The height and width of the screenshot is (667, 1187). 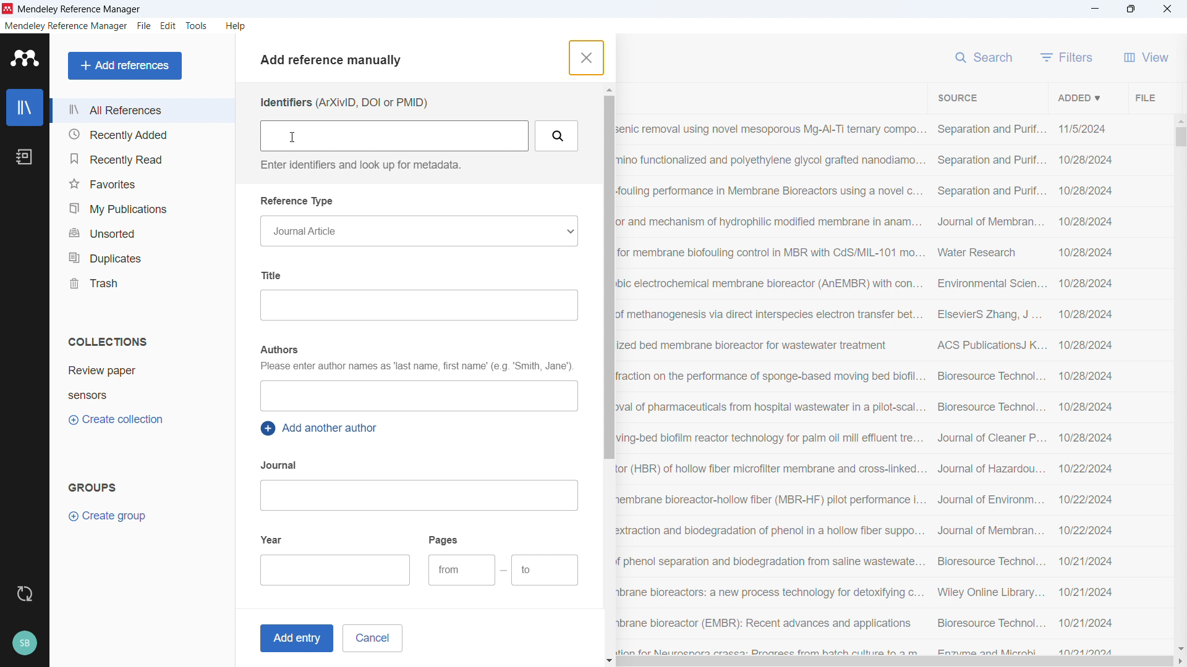 What do you see at coordinates (445, 539) in the screenshot?
I see `pages` at bounding box center [445, 539].